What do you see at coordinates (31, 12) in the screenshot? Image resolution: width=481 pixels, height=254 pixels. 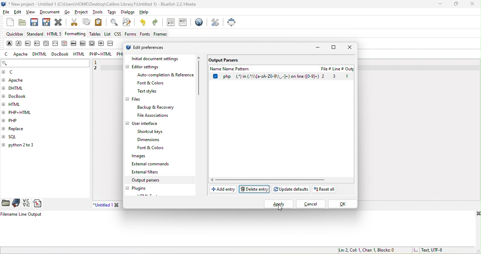 I see `view` at bounding box center [31, 12].